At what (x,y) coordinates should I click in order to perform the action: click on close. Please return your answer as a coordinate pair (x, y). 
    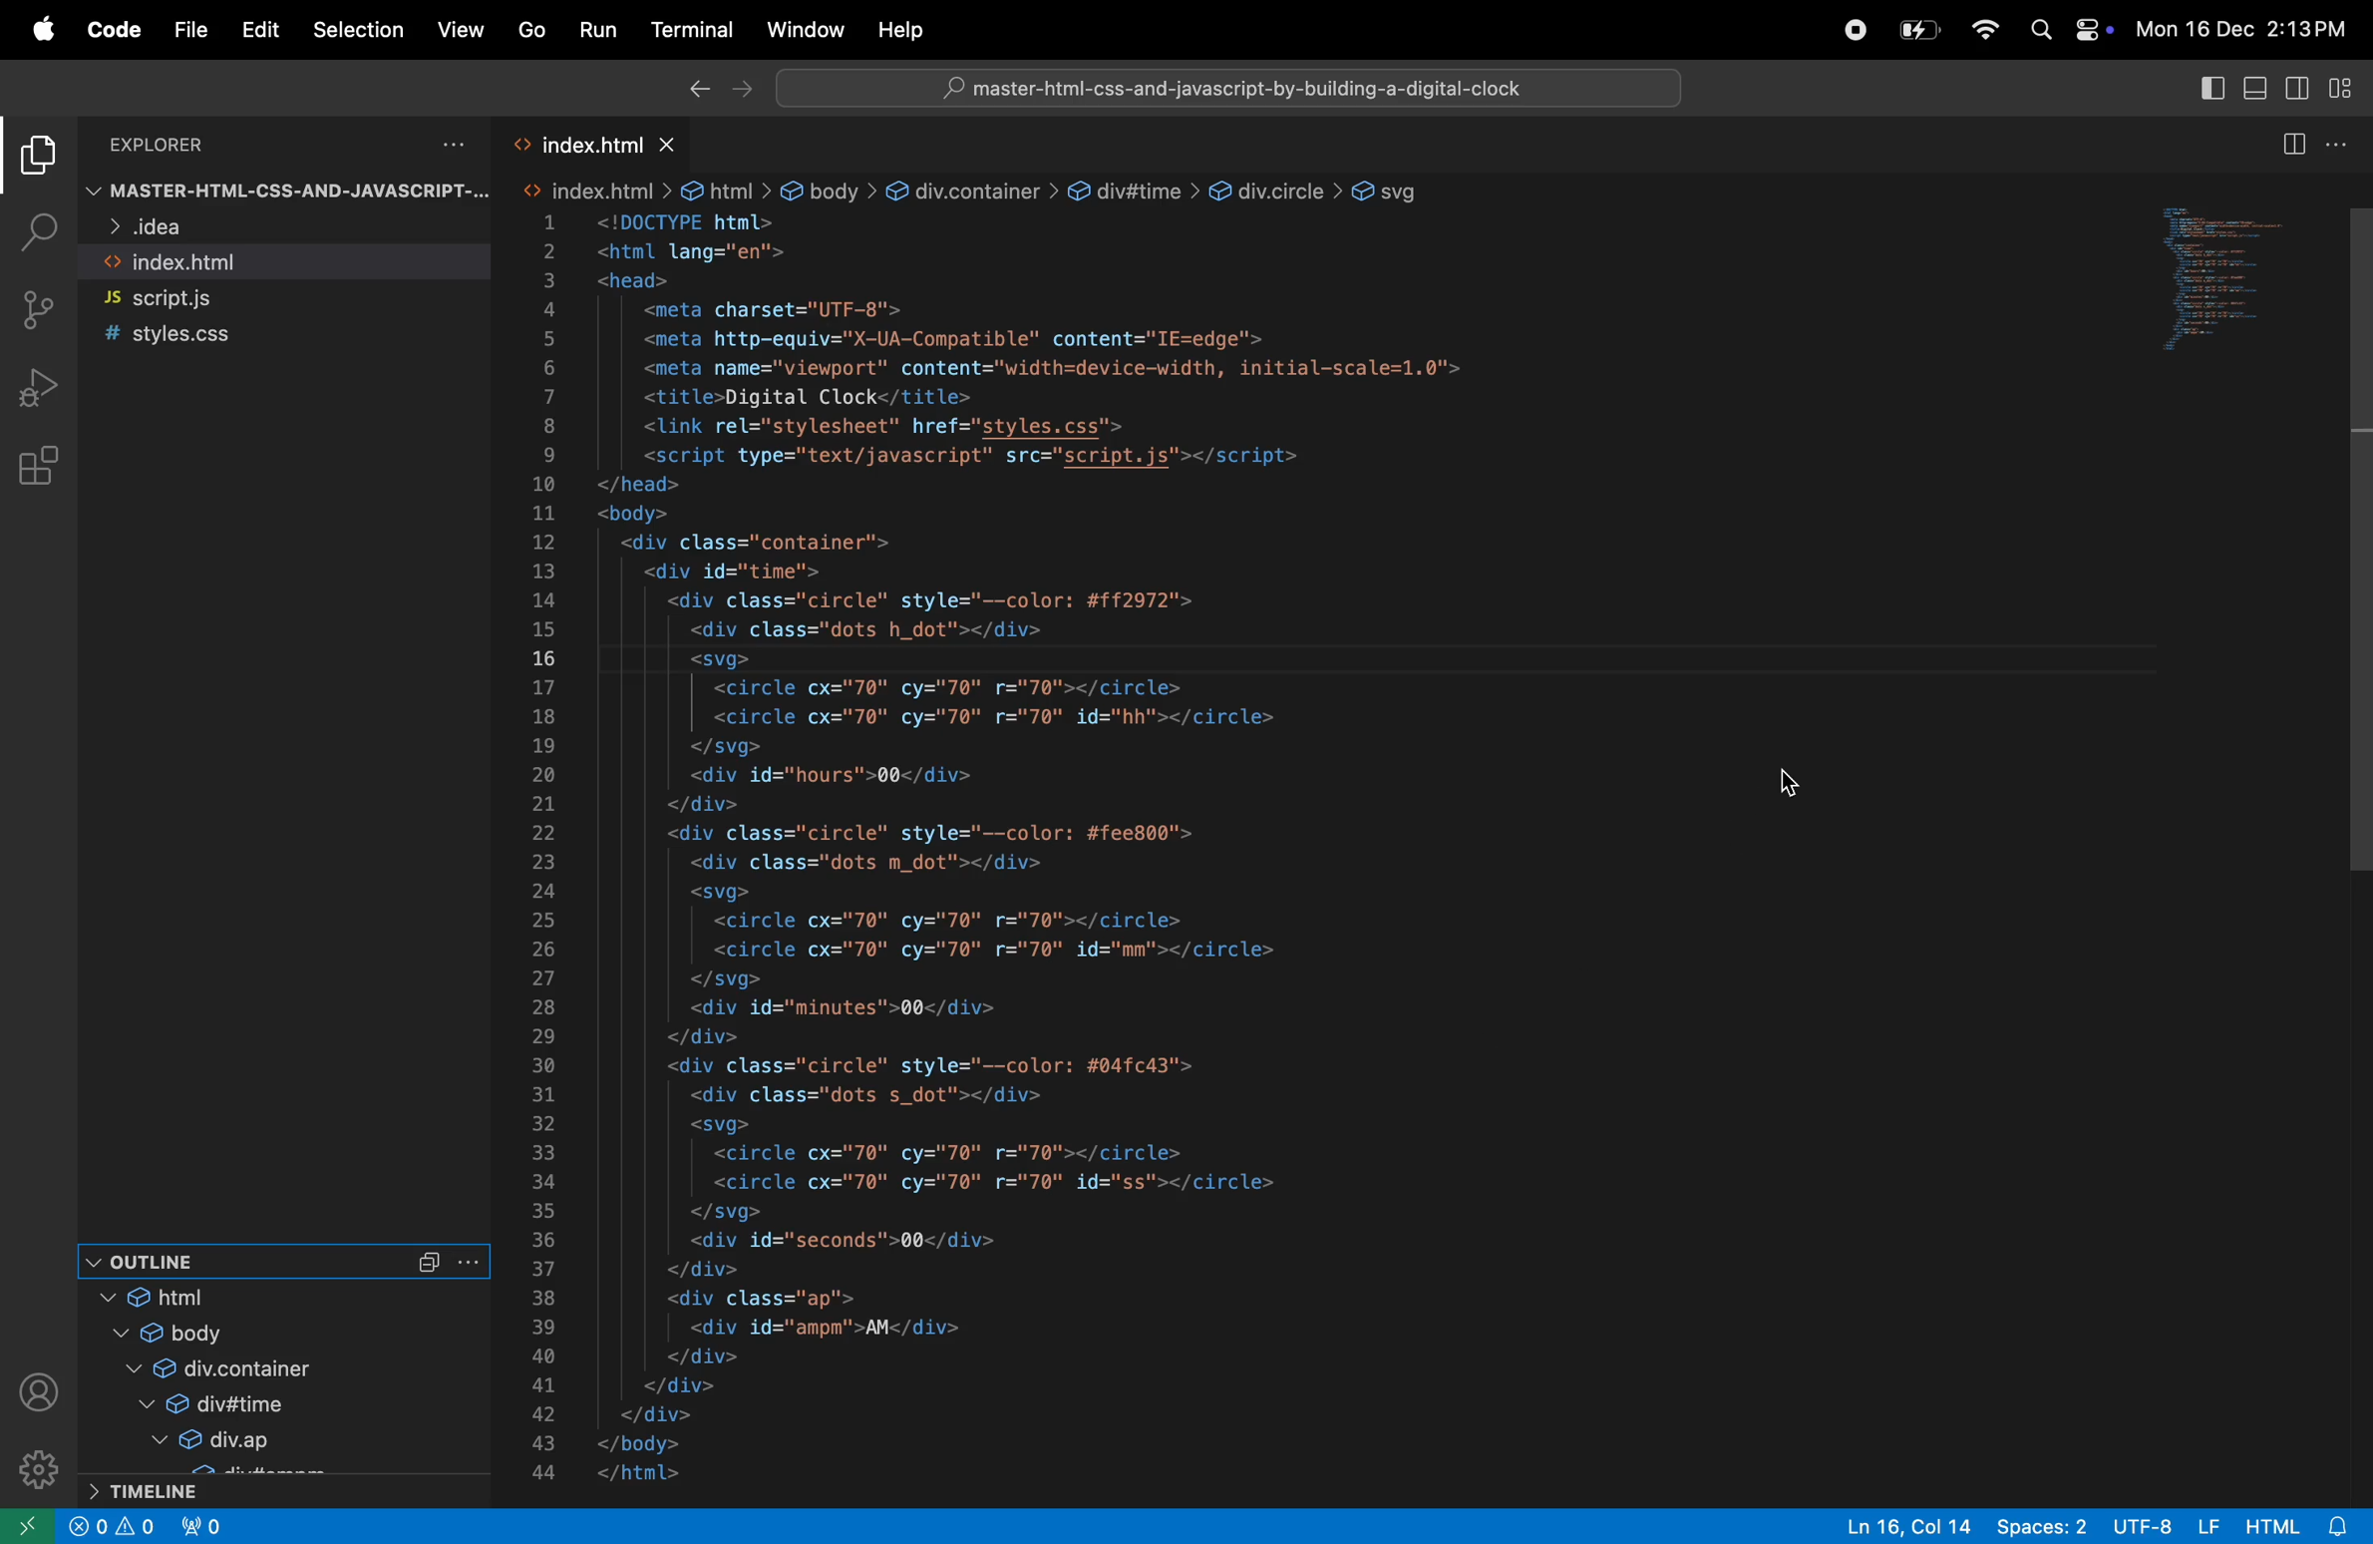
    Looking at the image, I should click on (87, 1525).